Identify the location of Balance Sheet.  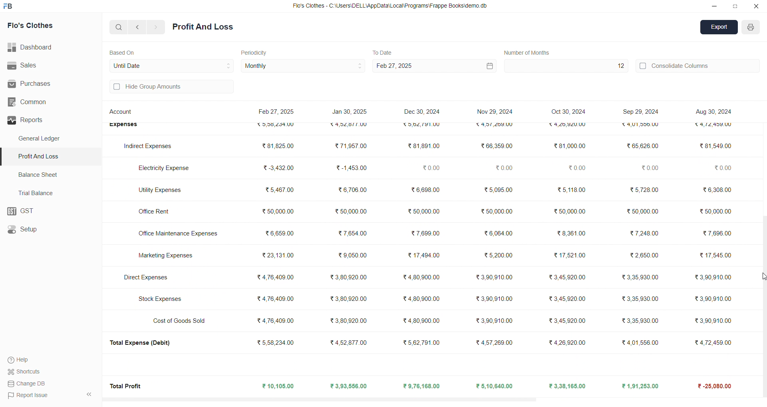
(39, 174).